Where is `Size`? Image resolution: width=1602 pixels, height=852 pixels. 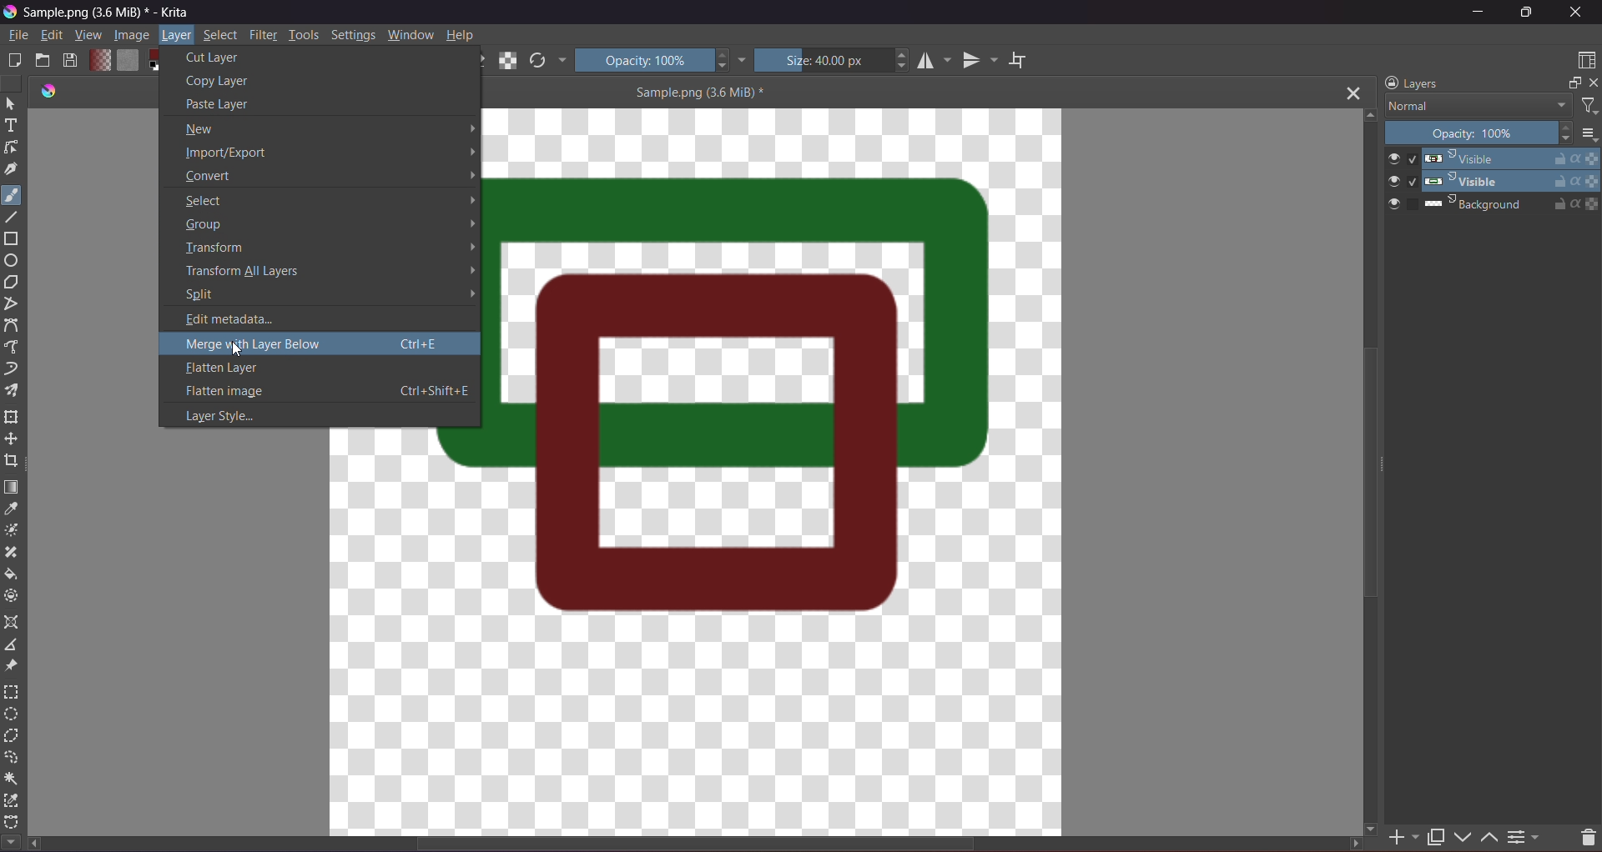 Size is located at coordinates (834, 59).